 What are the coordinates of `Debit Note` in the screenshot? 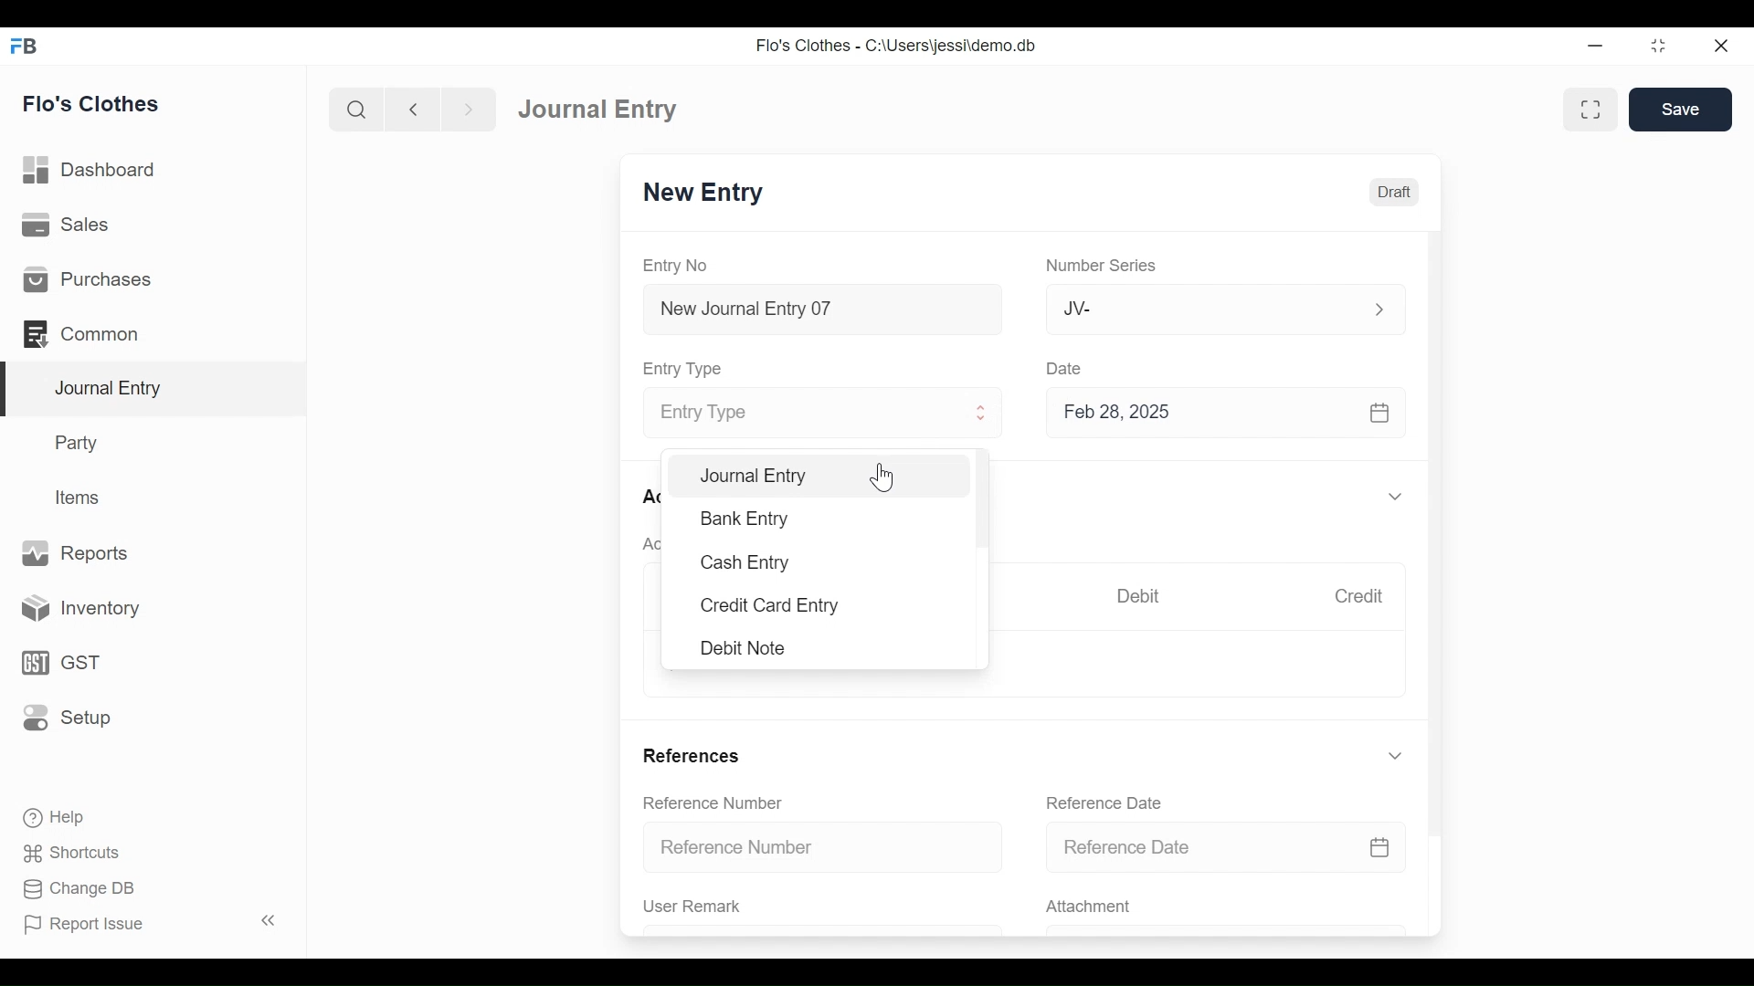 It's located at (748, 648).